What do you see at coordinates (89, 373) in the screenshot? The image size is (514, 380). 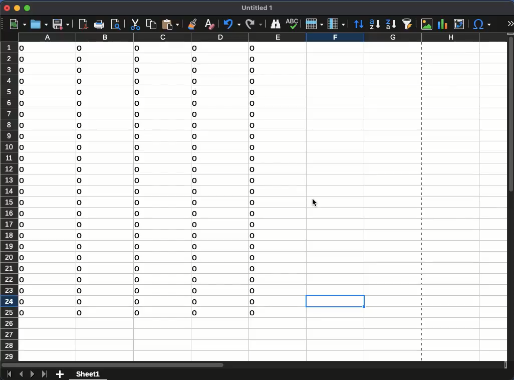 I see `sheet` at bounding box center [89, 373].